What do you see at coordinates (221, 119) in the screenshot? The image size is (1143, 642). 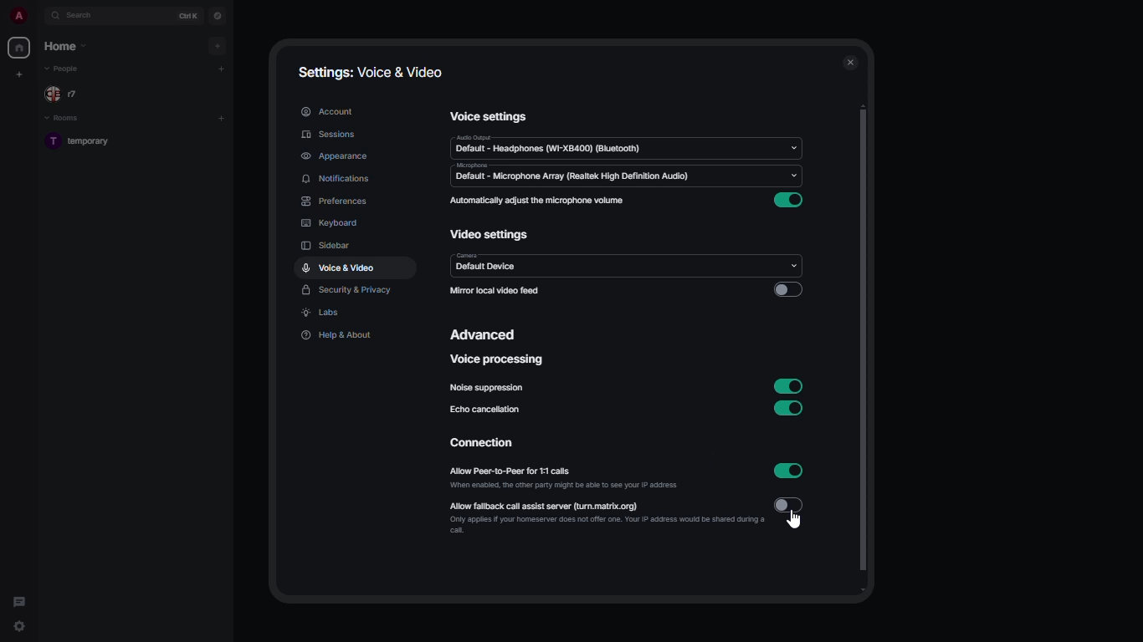 I see `add` at bounding box center [221, 119].